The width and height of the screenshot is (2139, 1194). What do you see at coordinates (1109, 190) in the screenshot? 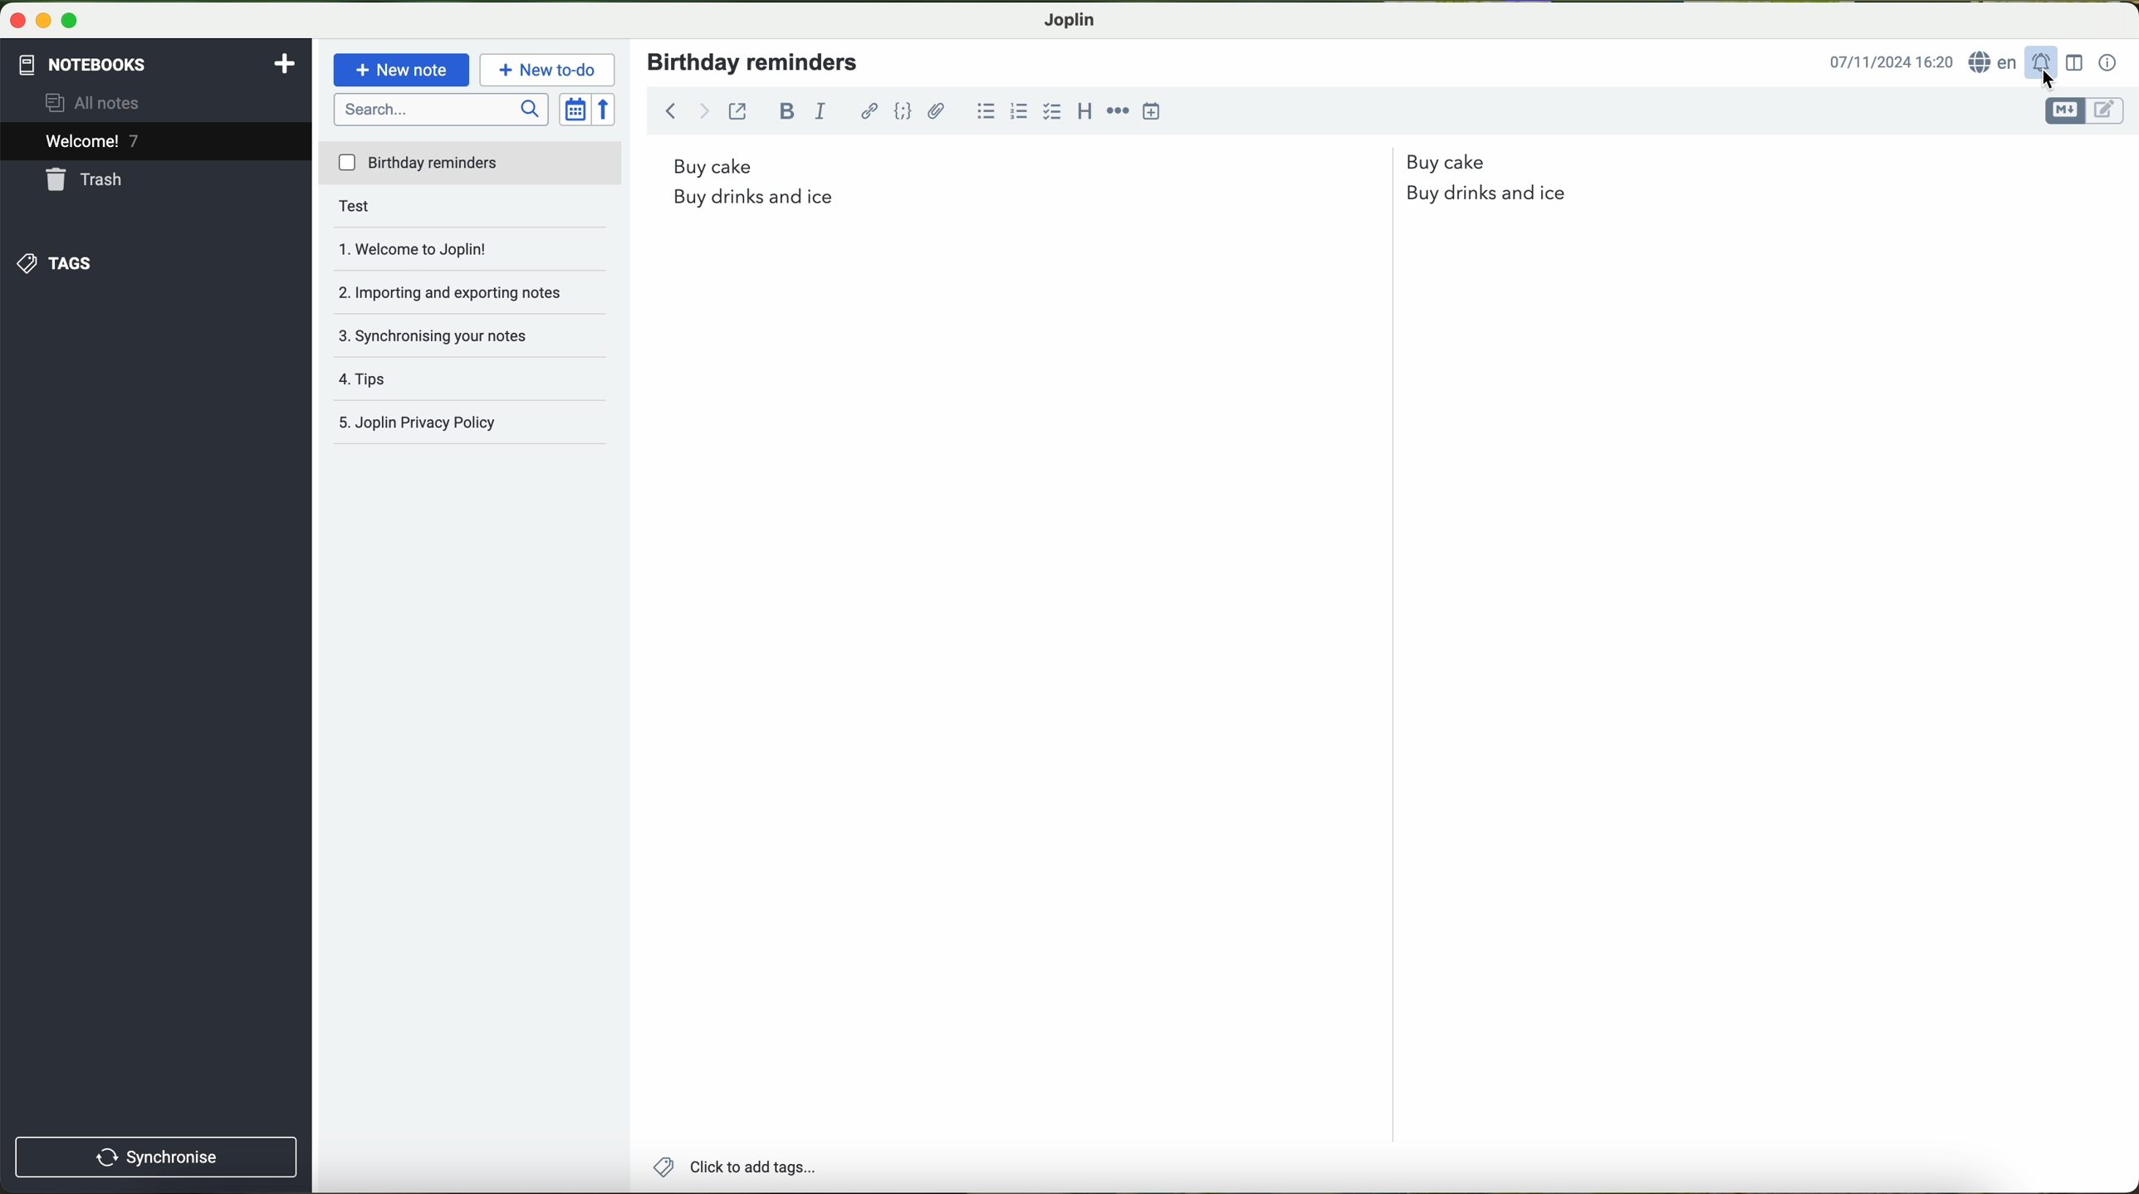
I see `reminder text` at bounding box center [1109, 190].